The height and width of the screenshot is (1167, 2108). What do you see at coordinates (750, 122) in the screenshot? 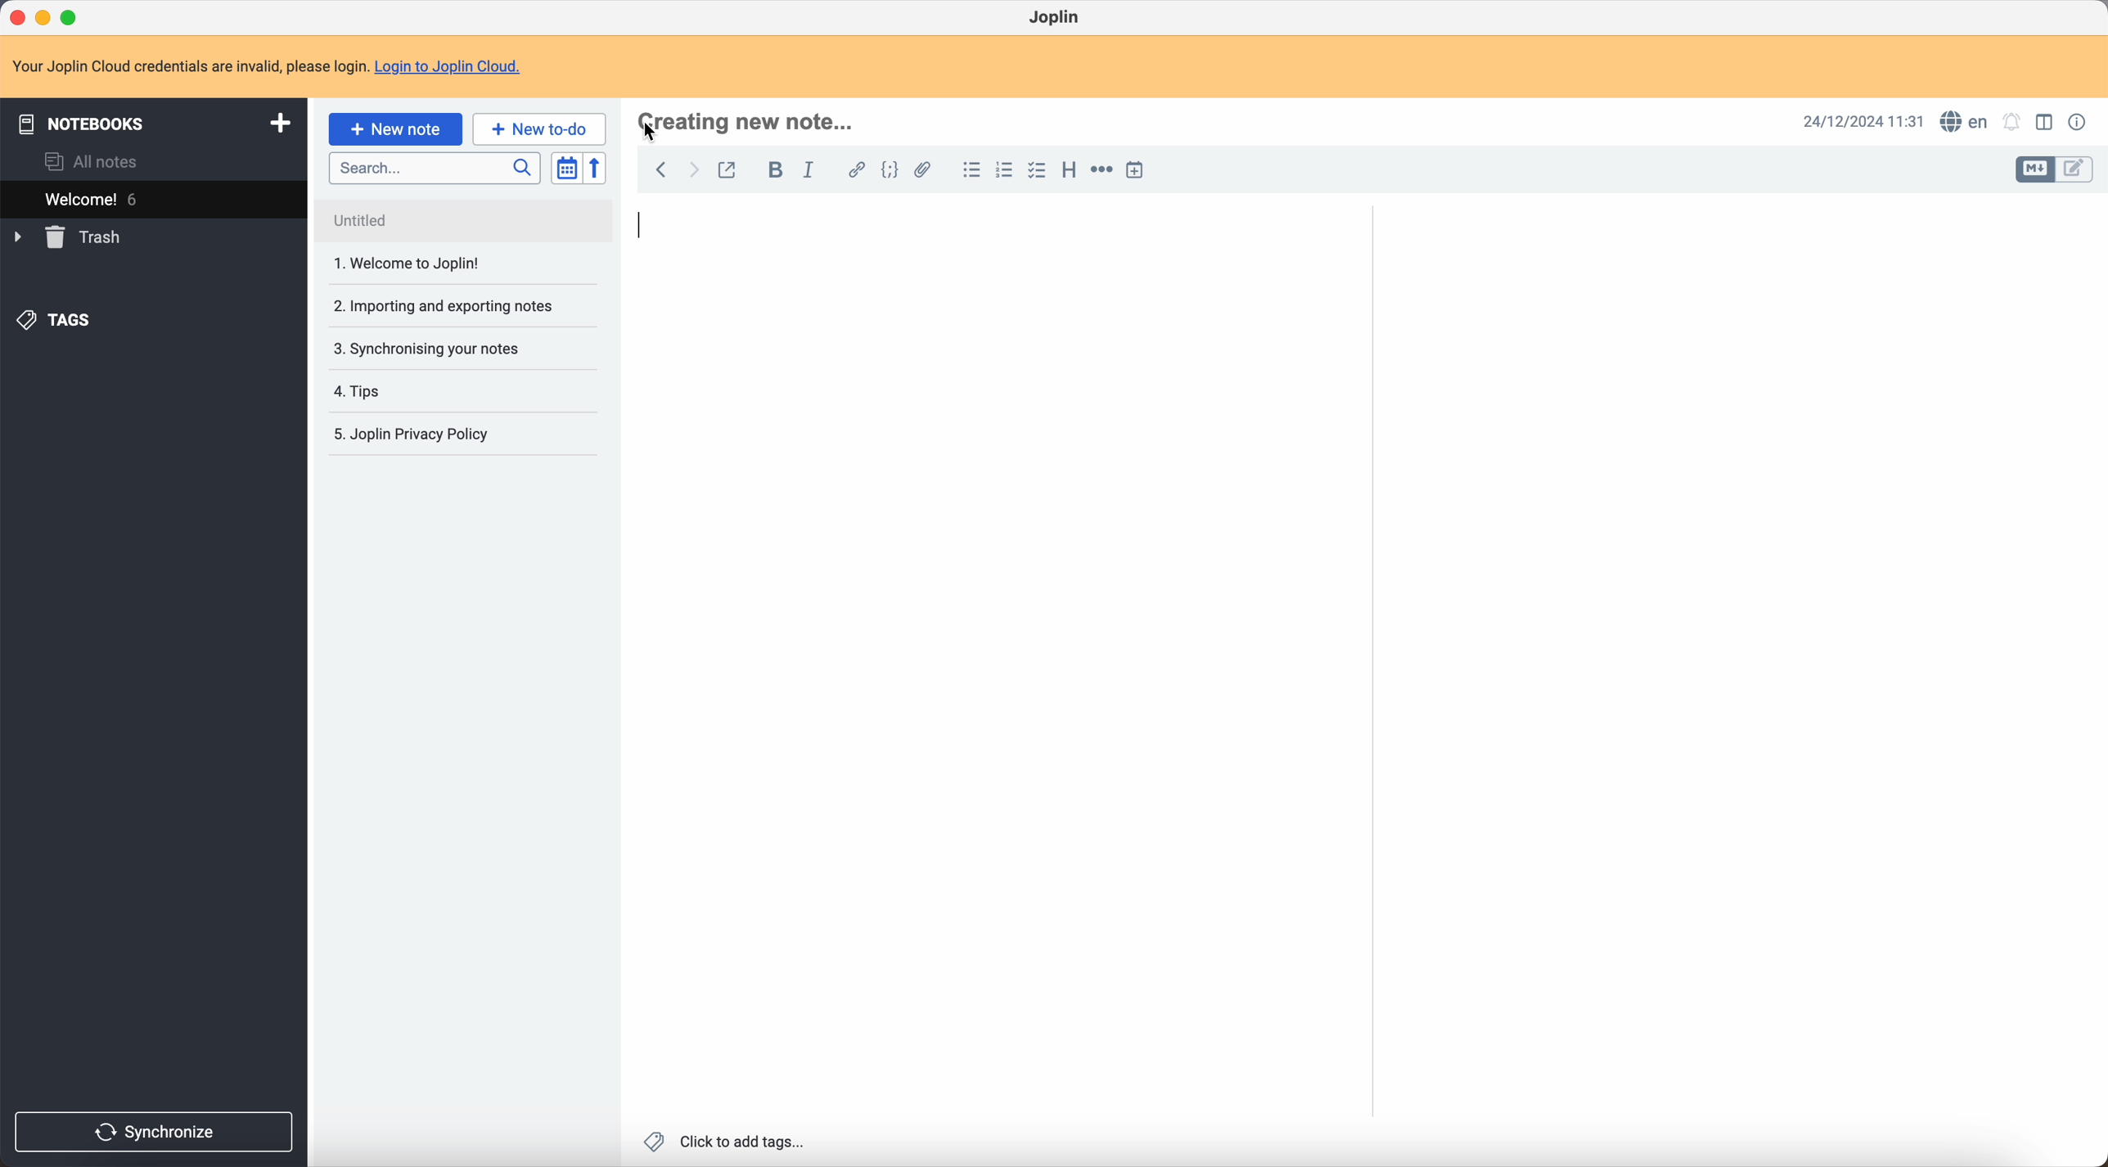
I see `click on title` at bounding box center [750, 122].